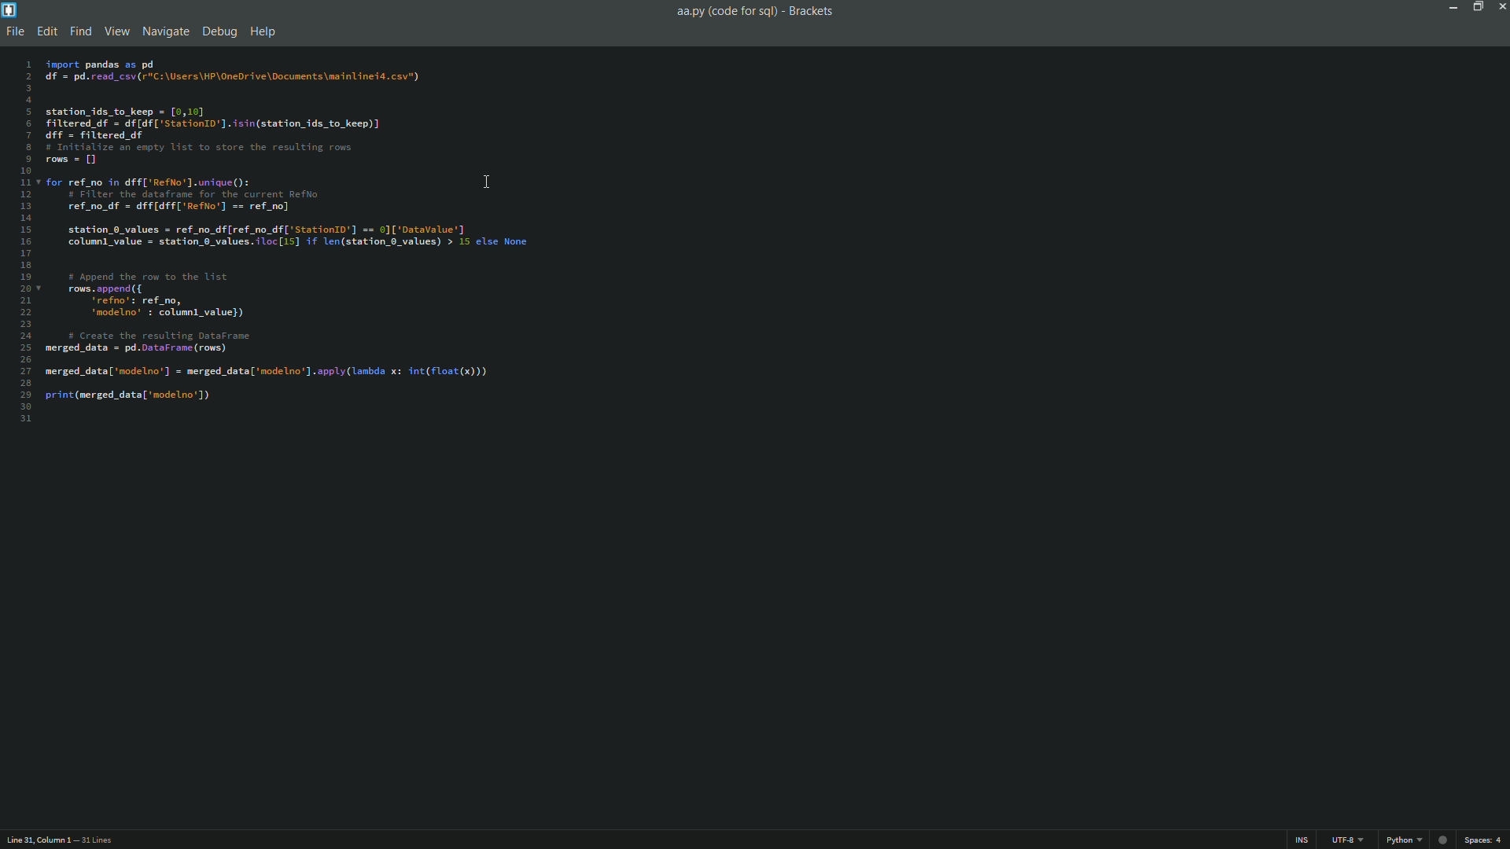  Describe the element at coordinates (483, 182) in the screenshot. I see `Text cursor` at that location.